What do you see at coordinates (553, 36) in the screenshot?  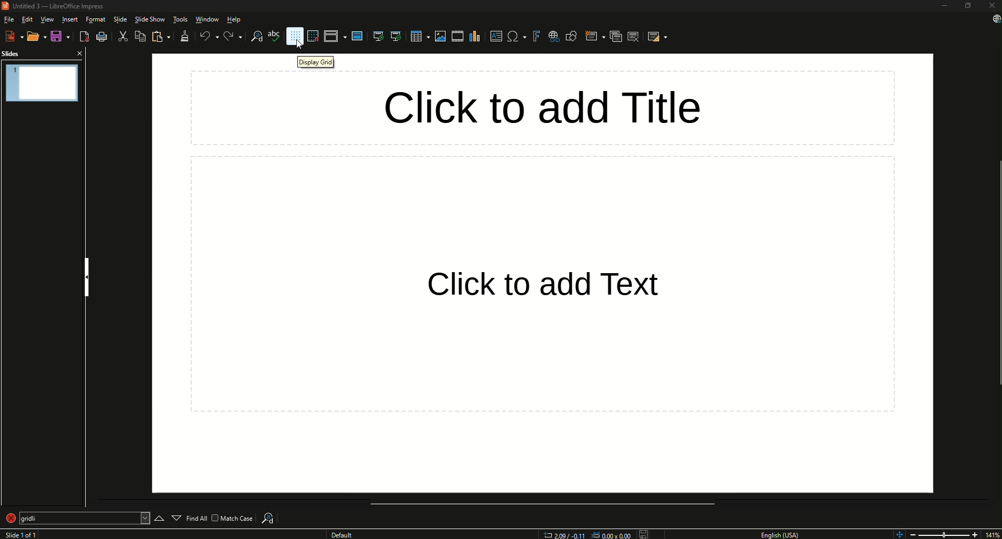 I see `Insert hyperlink` at bounding box center [553, 36].